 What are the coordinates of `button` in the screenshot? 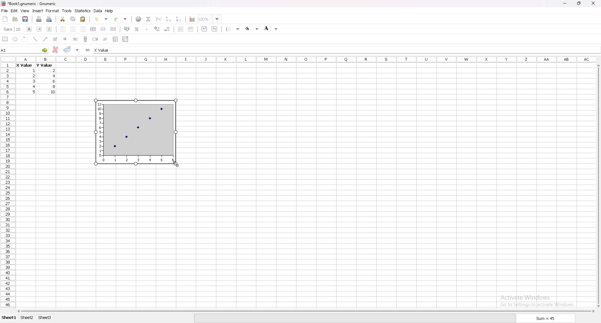 It's located at (75, 39).